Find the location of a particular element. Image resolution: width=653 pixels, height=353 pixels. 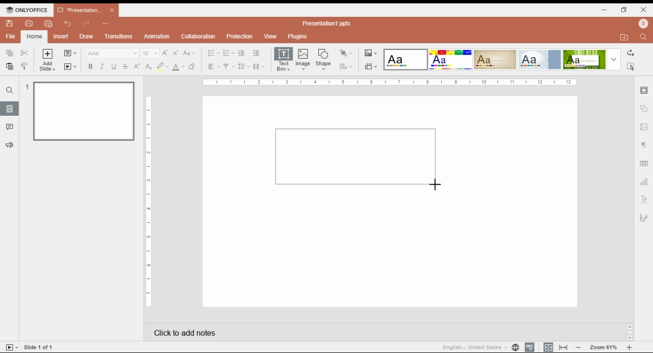

animation is located at coordinates (156, 36).